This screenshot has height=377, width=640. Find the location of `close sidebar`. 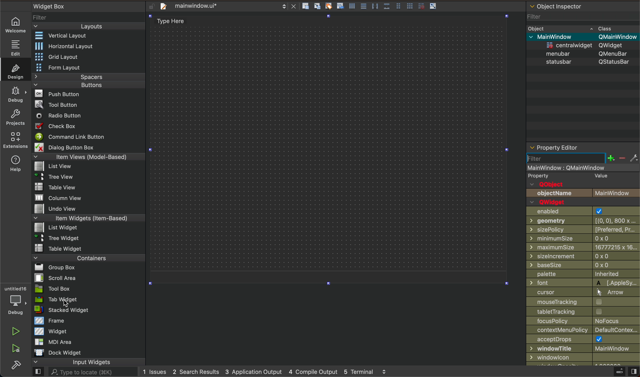

close sidebar is located at coordinates (624, 372).